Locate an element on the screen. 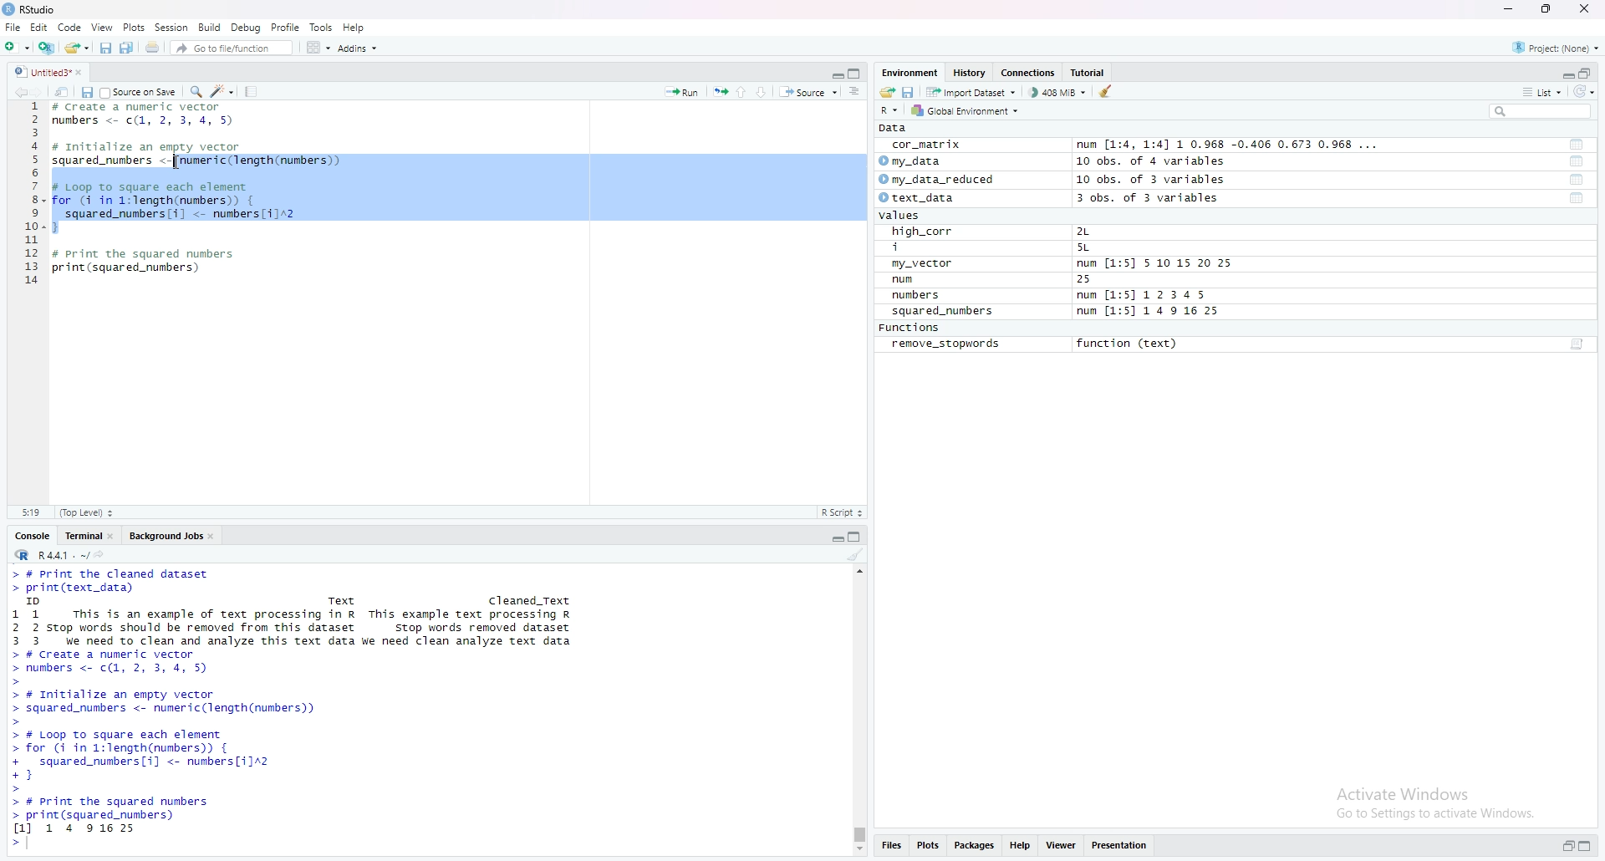  pata is located at coordinates (897, 128).